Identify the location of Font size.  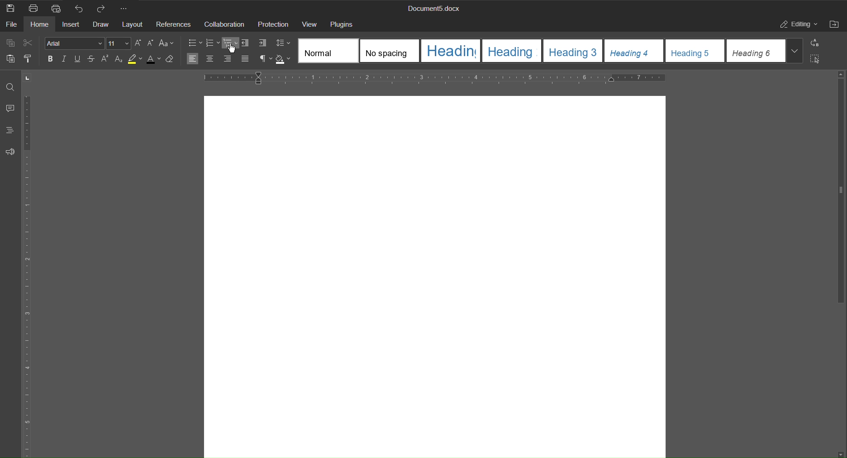
(119, 43).